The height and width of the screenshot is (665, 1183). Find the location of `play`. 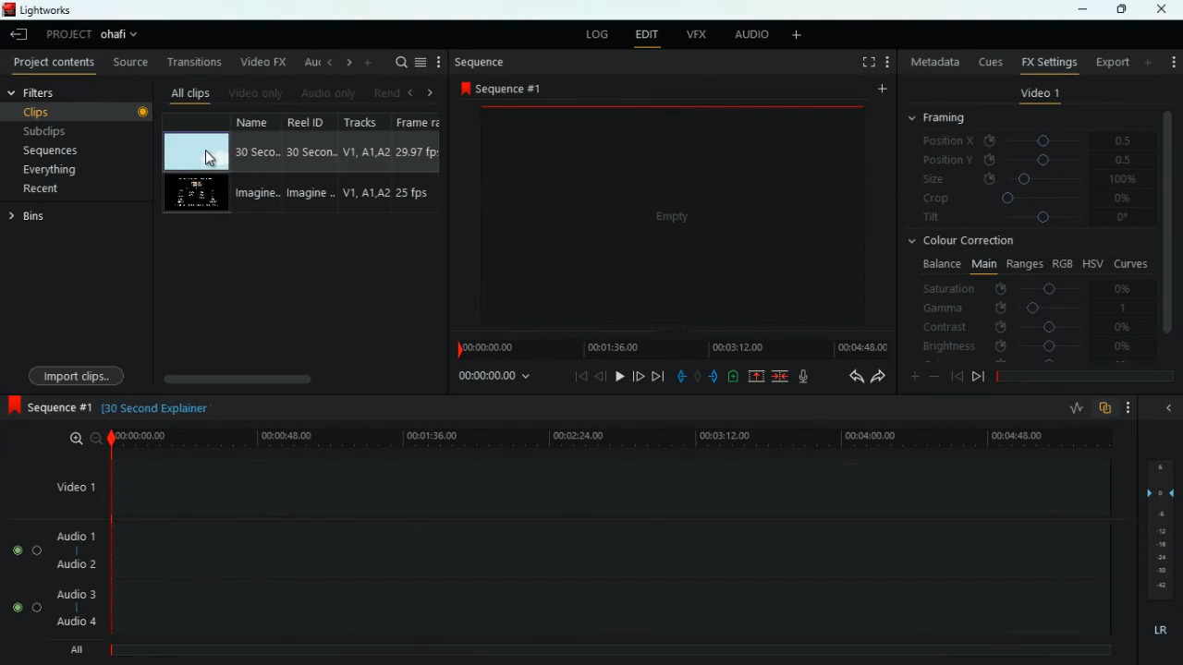

play is located at coordinates (619, 375).